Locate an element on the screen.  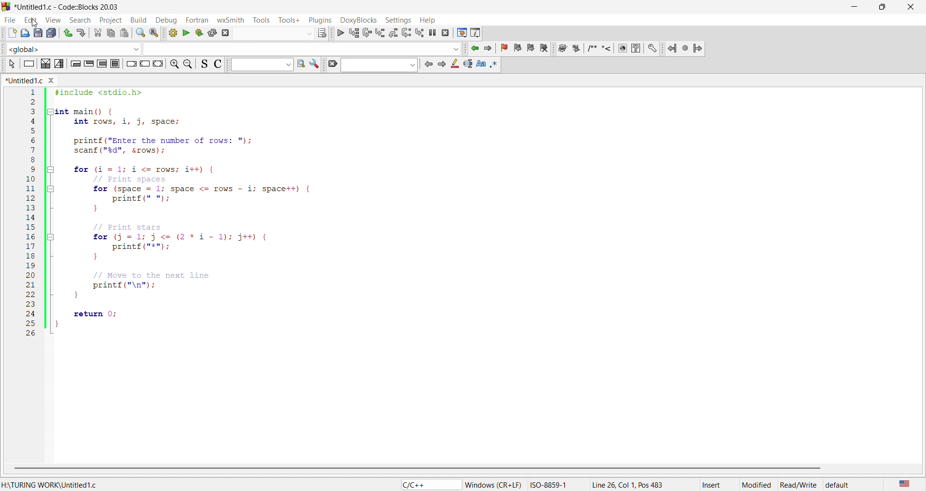
zoom out is located at coordinates (187, 65).